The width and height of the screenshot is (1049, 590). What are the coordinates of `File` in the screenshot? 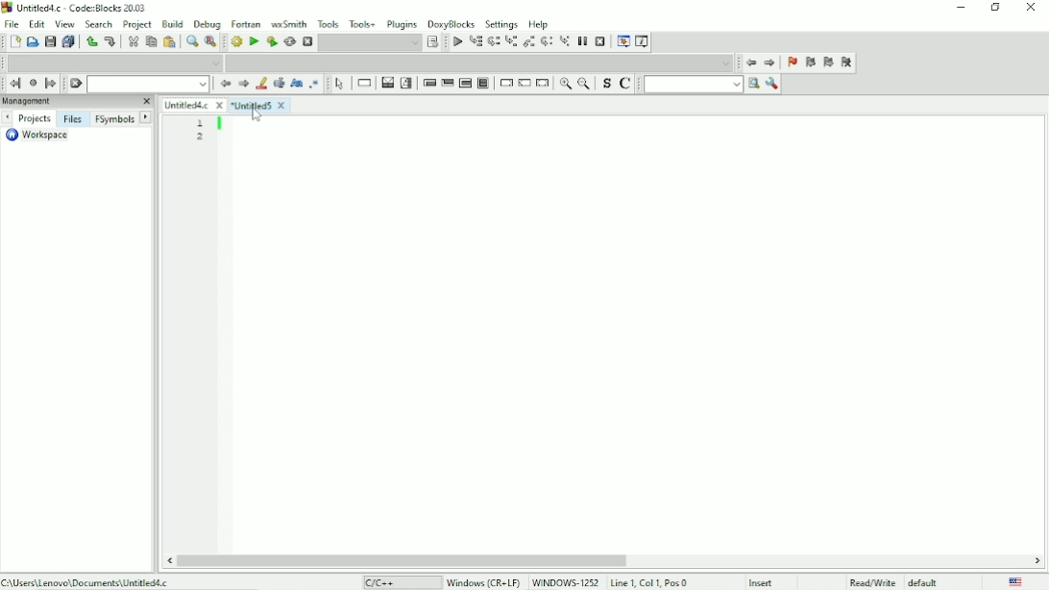 It's located at (12, 24).